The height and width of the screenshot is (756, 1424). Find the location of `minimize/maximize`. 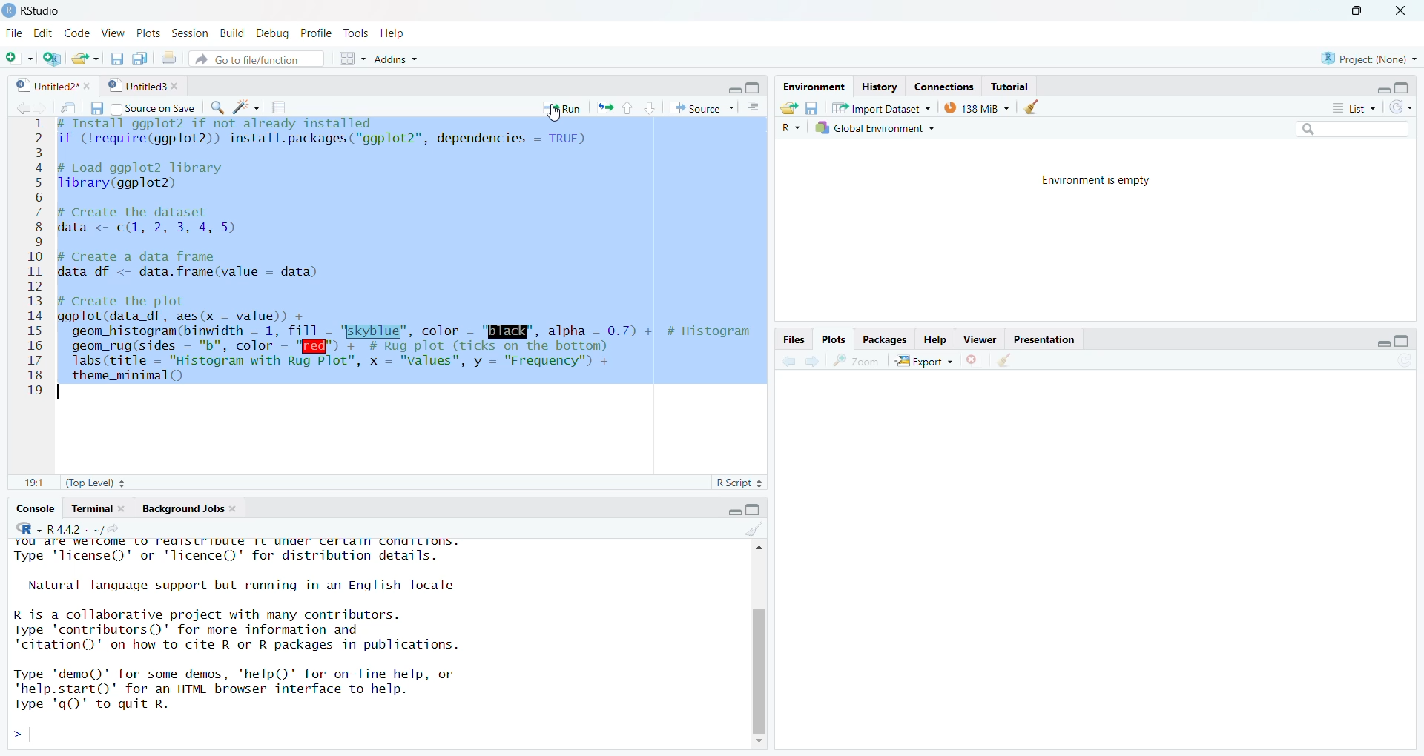

minimize/maximize is located at coordinates (745, 84).